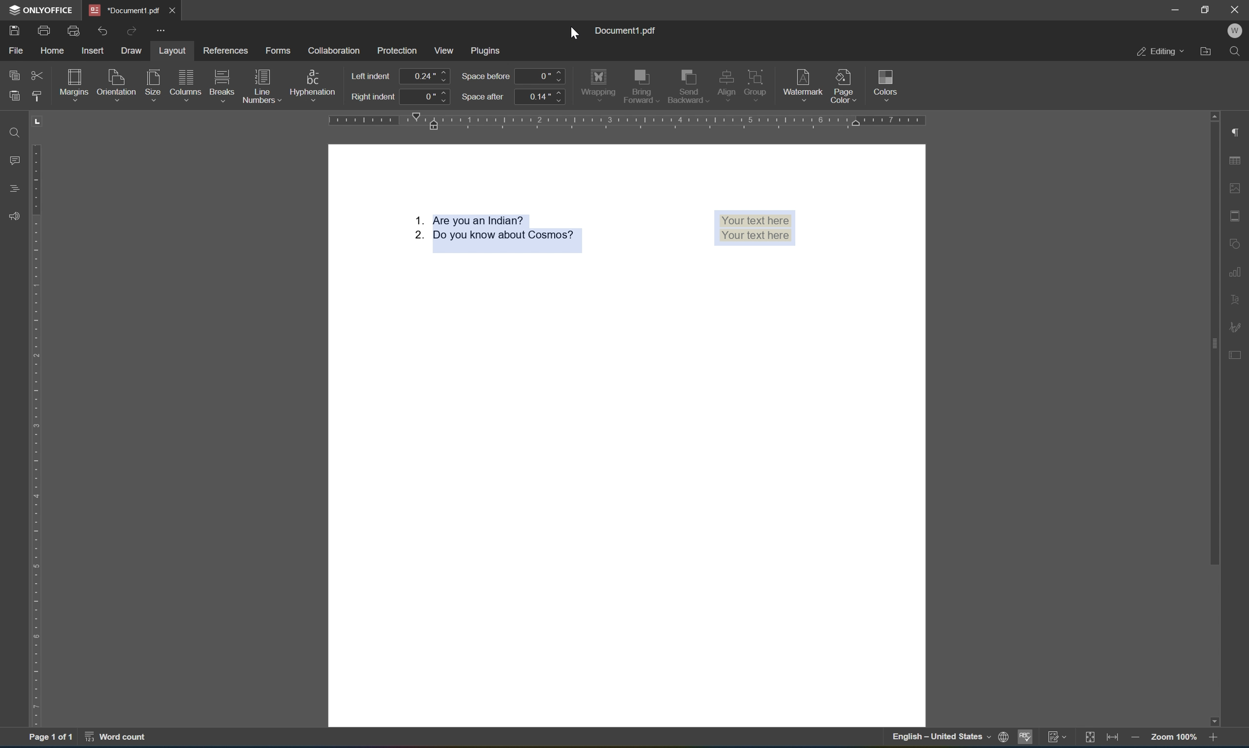 Image resolution: width=1249 pixels, height=748 pixels. What do you see at coordinates (16, 51) in the screenshot?
I see `file` at bounding box center [16, 51].